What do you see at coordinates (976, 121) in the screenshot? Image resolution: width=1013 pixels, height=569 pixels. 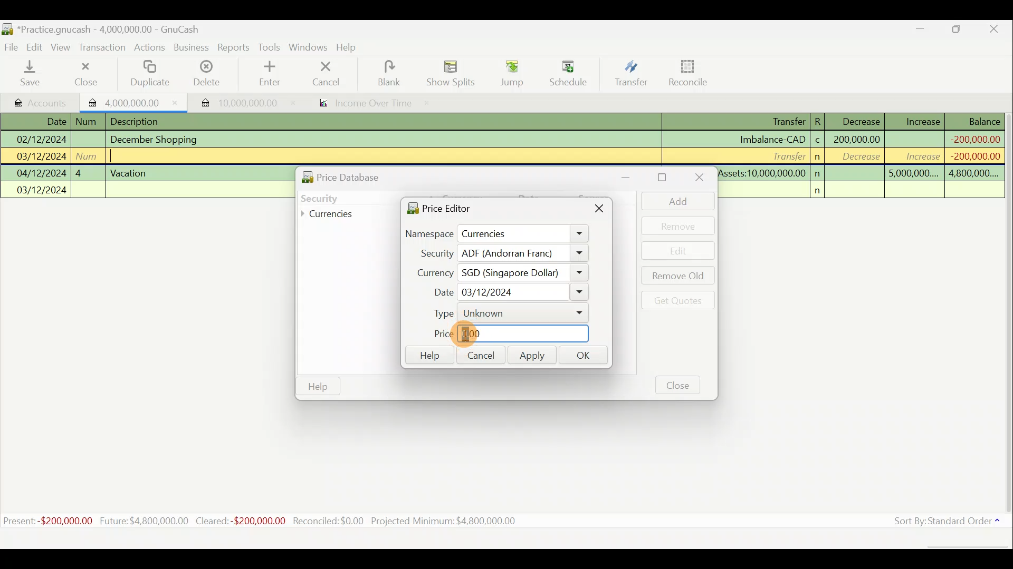 I see `Balance` at bounding box center [976, 121].